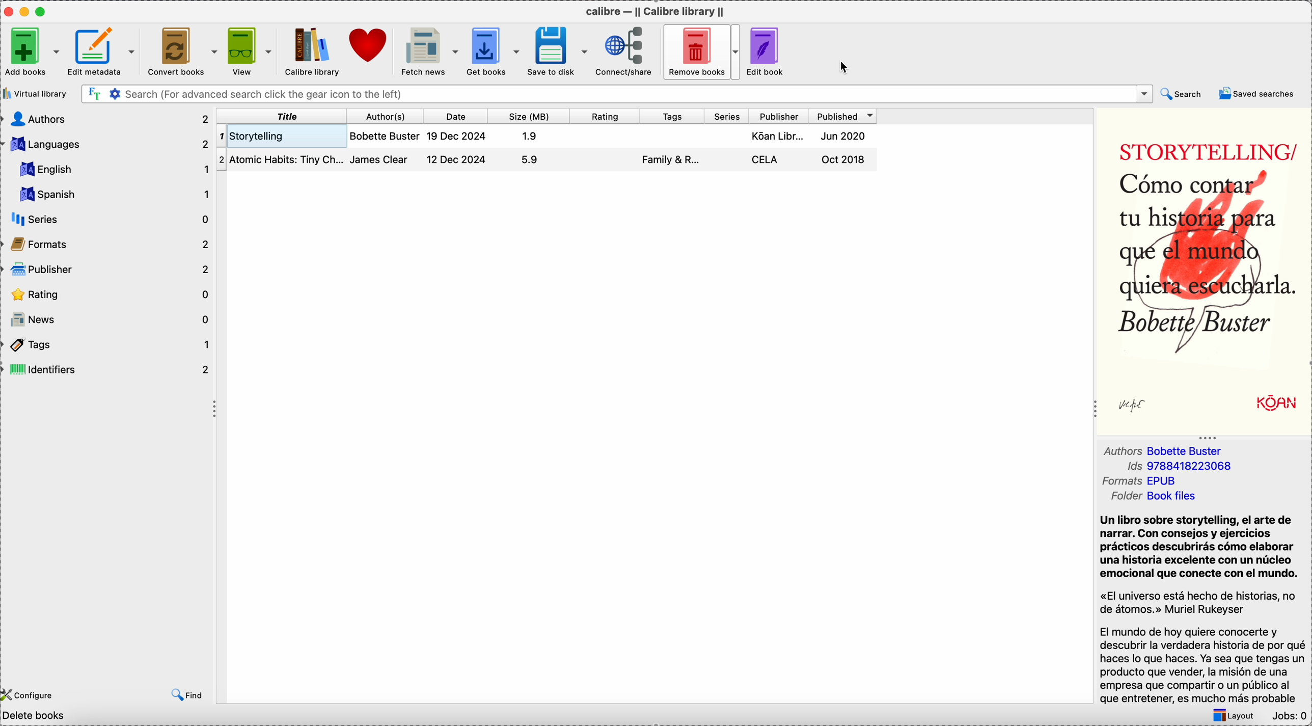 This screenshot has width=1312, height=726. I want to click on convert books, so click(179, 51).